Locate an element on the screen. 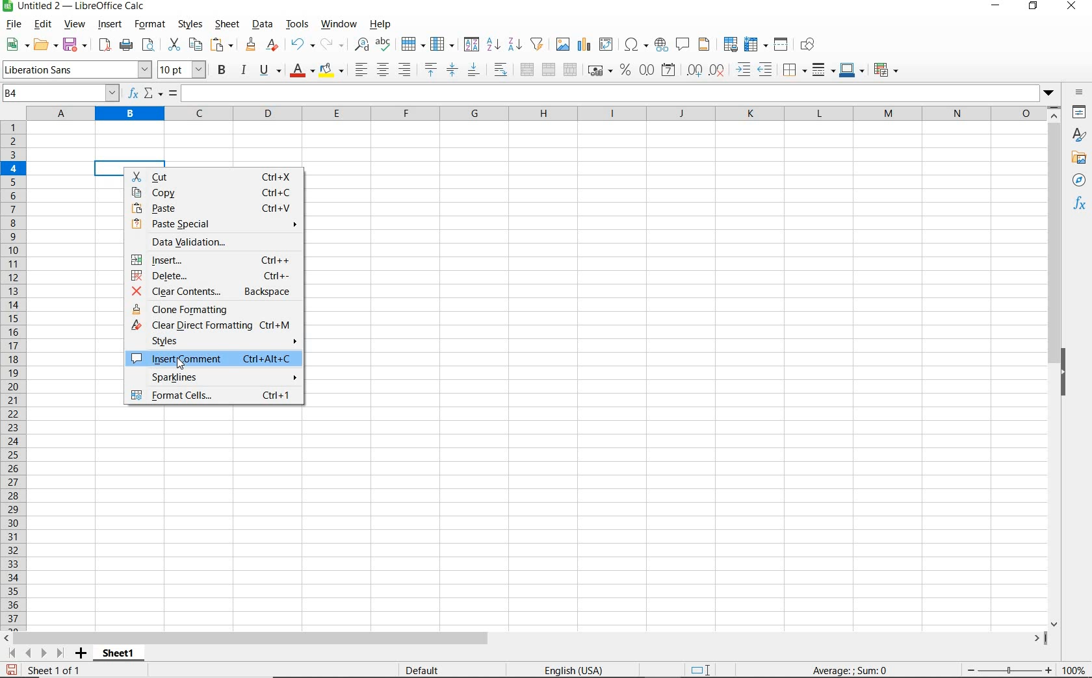 This screenshot has height=678, width=1092. copy is located at coordinates (214, 193).